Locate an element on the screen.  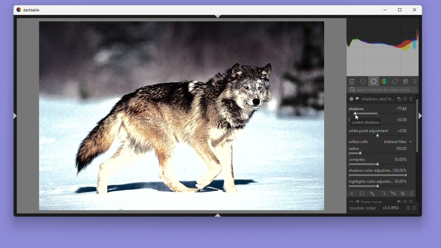
darktable is located at coordinates (37, 10).